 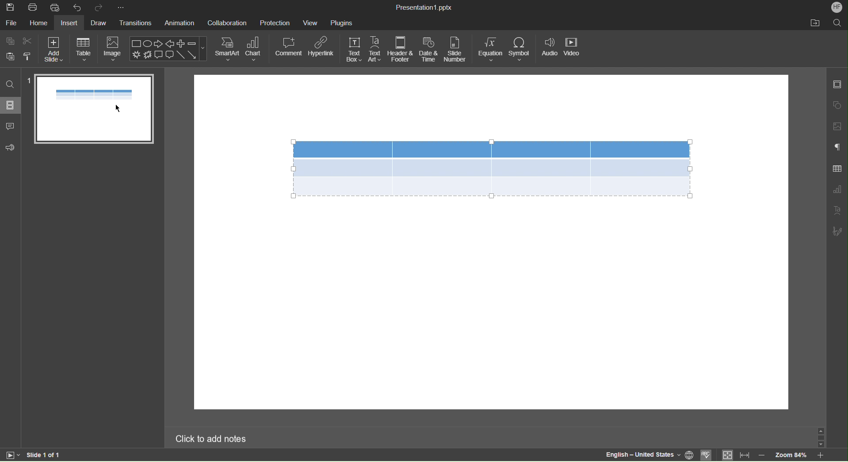 What do you see at coordinates (275, 22) in the screenshot?
I see `Protection` at bounding box center [275, 22].